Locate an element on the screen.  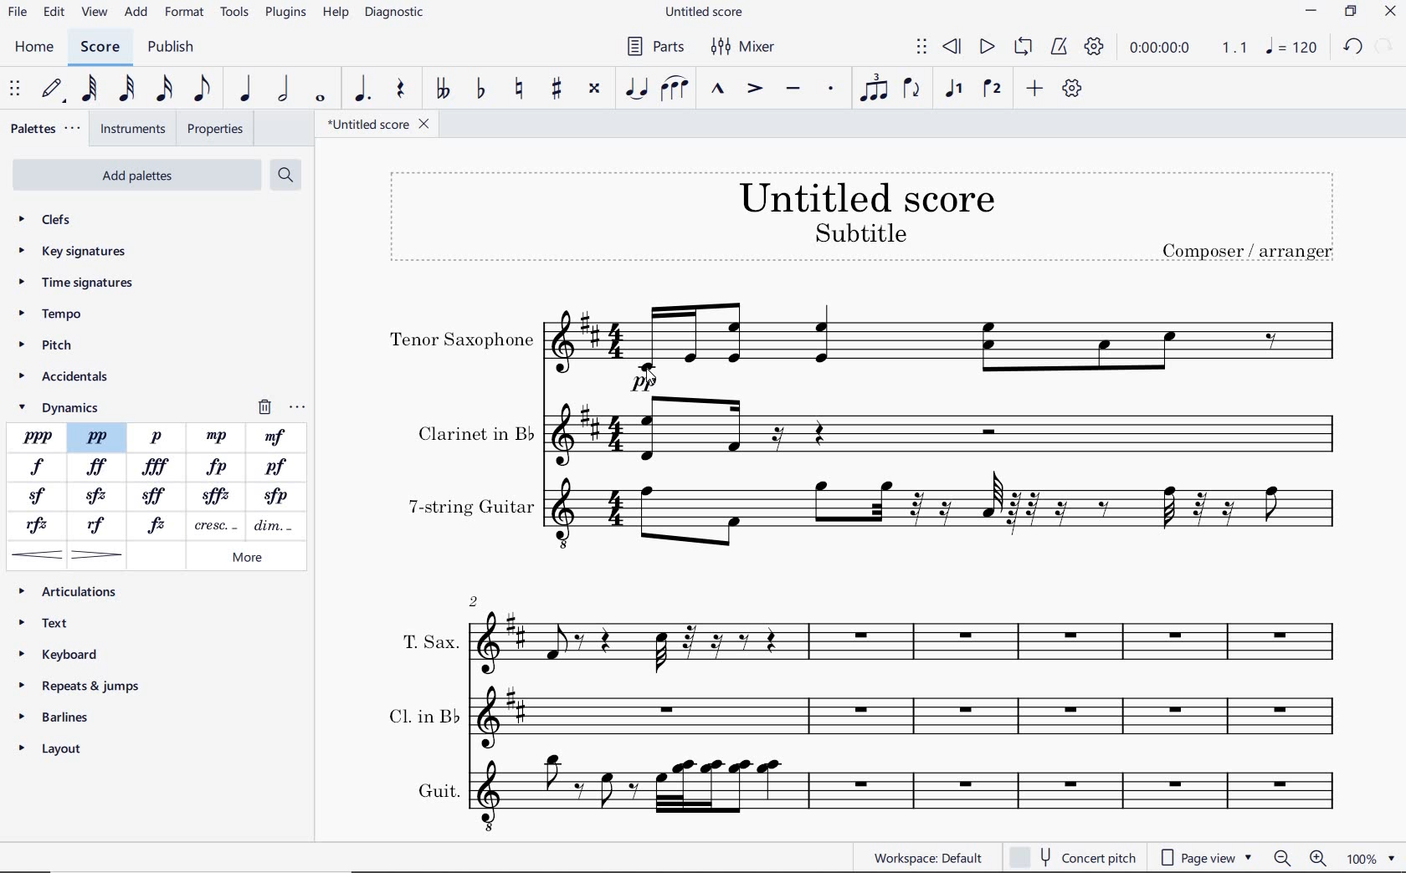
2 is located at coordinates (475, 600).